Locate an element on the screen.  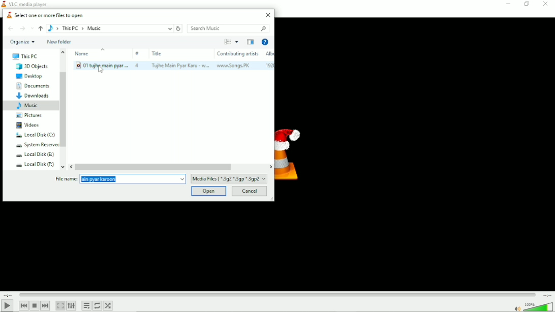
3D Objects is located at coordinates (30, 67).